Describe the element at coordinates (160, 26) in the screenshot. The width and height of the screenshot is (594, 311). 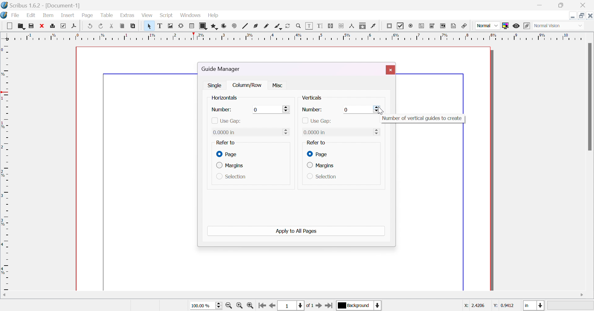
I see `text frame` at that location.